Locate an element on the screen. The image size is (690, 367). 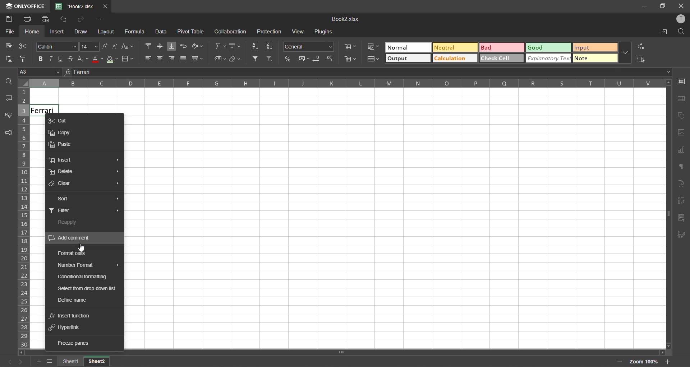
home is located at coordinates (33, 32).